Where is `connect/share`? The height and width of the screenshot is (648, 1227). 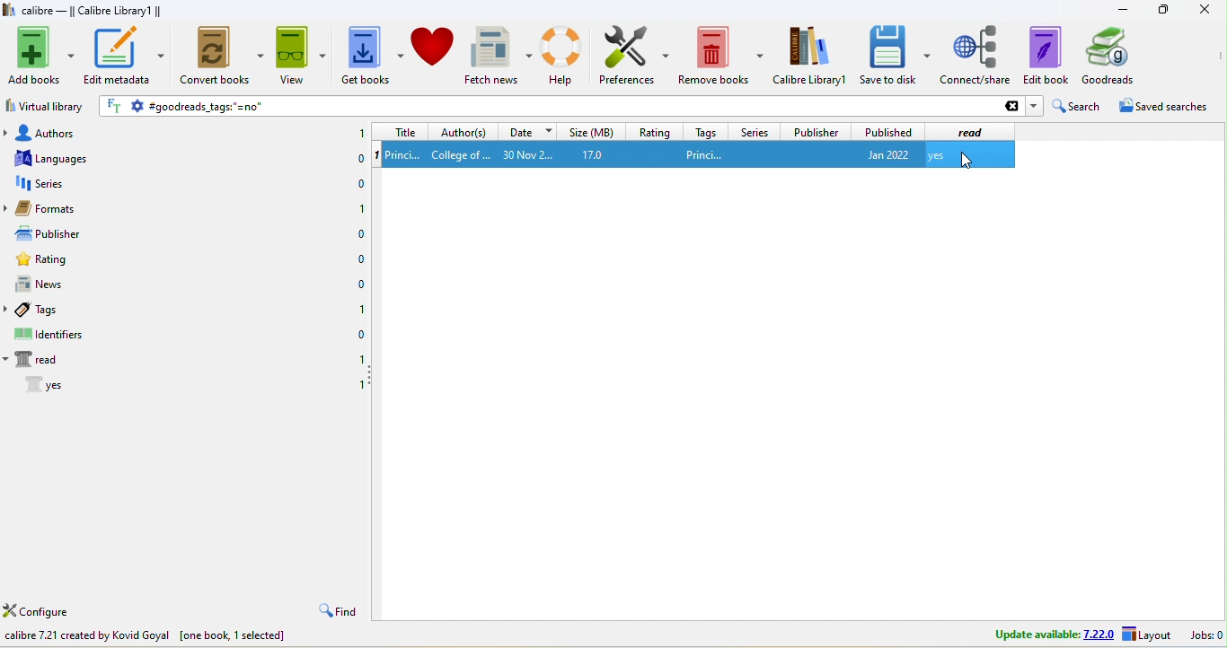 connect/share is located at coordinates (976, 56).